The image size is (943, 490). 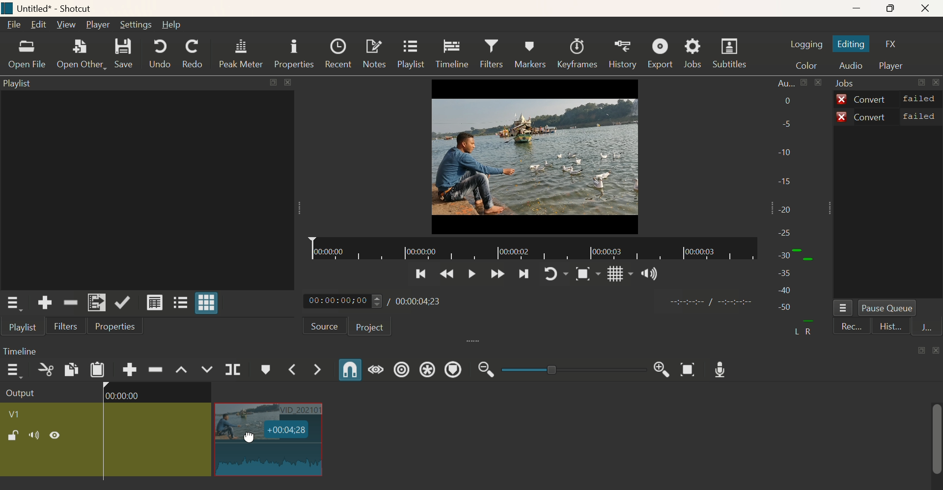 What do you see at coordinates (24, 351) in the screenshot?
I see `Timeline` at bounding box center [24, 351].